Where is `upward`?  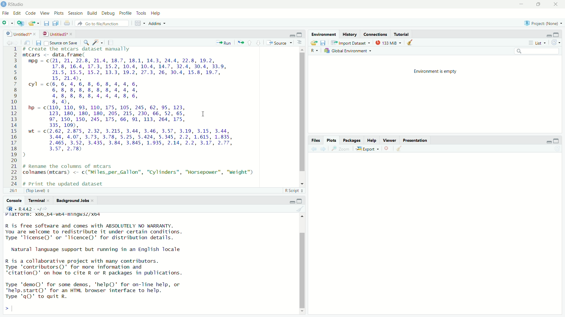 upward is located at coordinates (250, 42).